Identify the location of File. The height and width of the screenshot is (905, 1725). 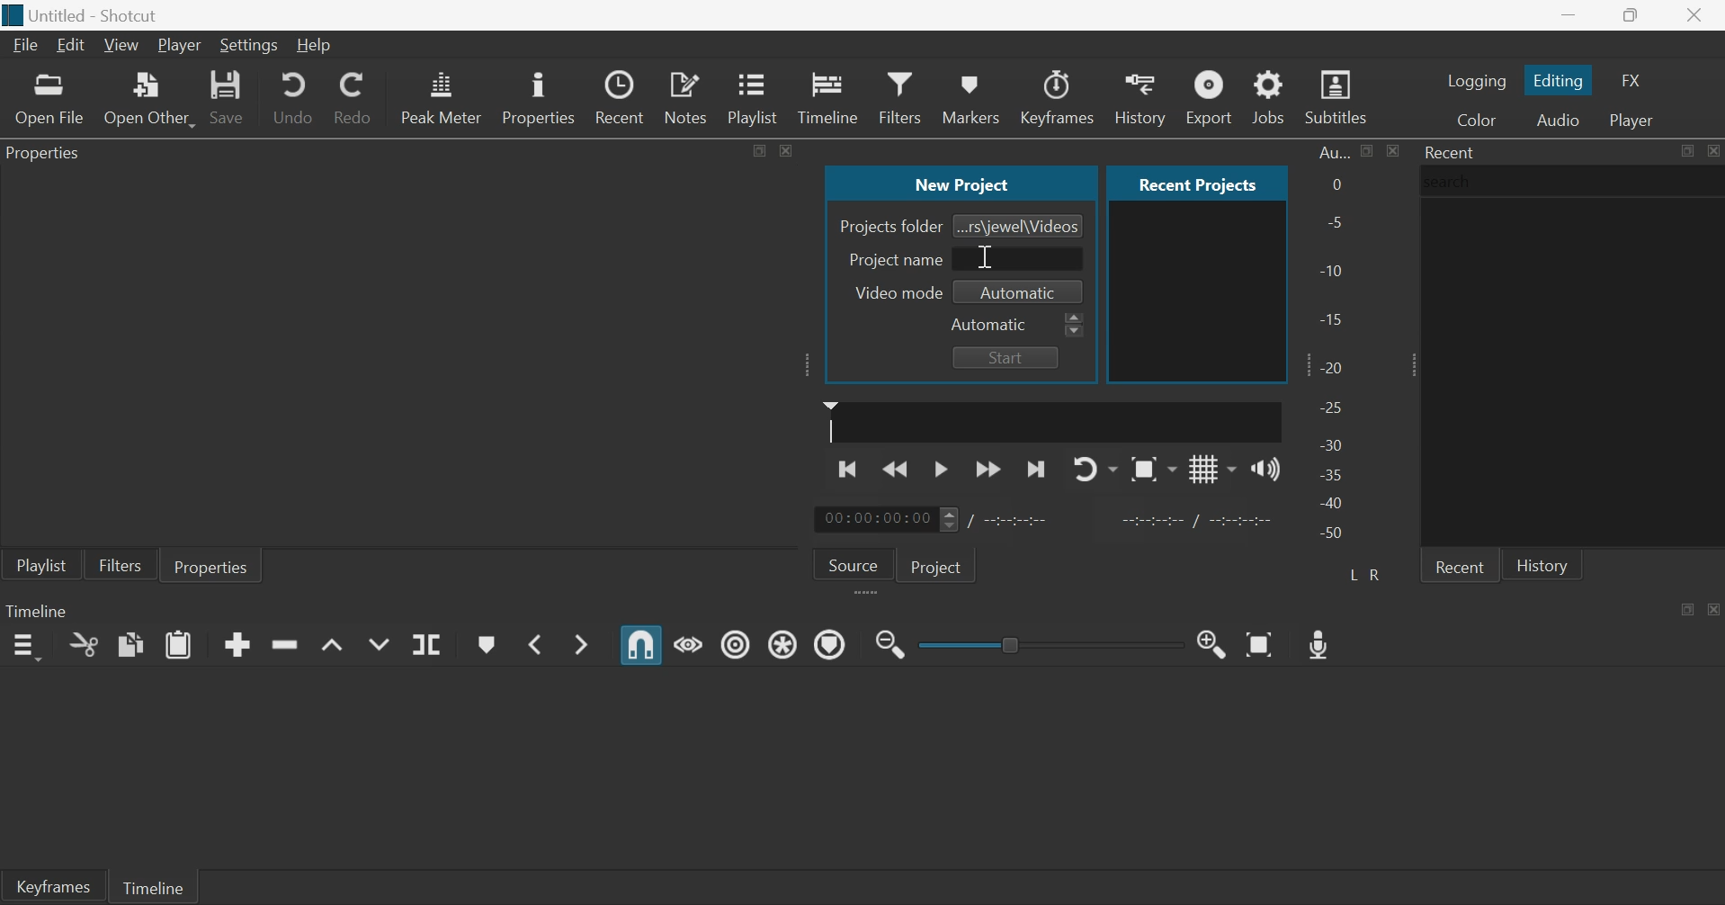
(28, 45).